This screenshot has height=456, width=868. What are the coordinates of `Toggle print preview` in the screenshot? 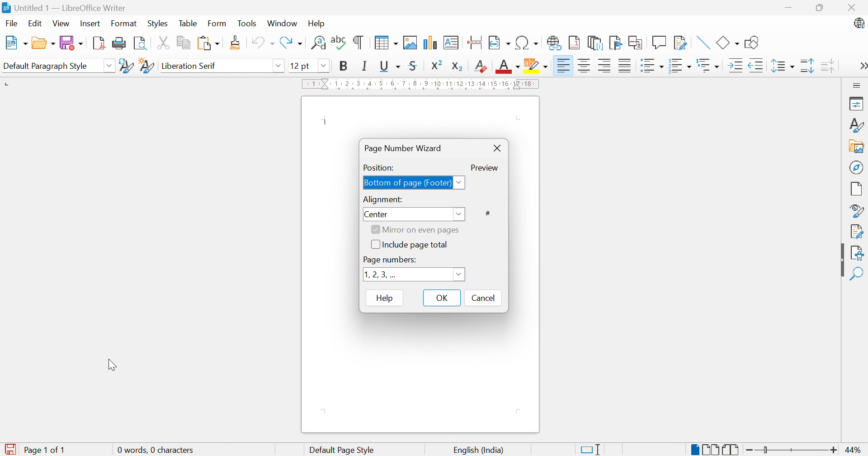 It's located at (142, 43).